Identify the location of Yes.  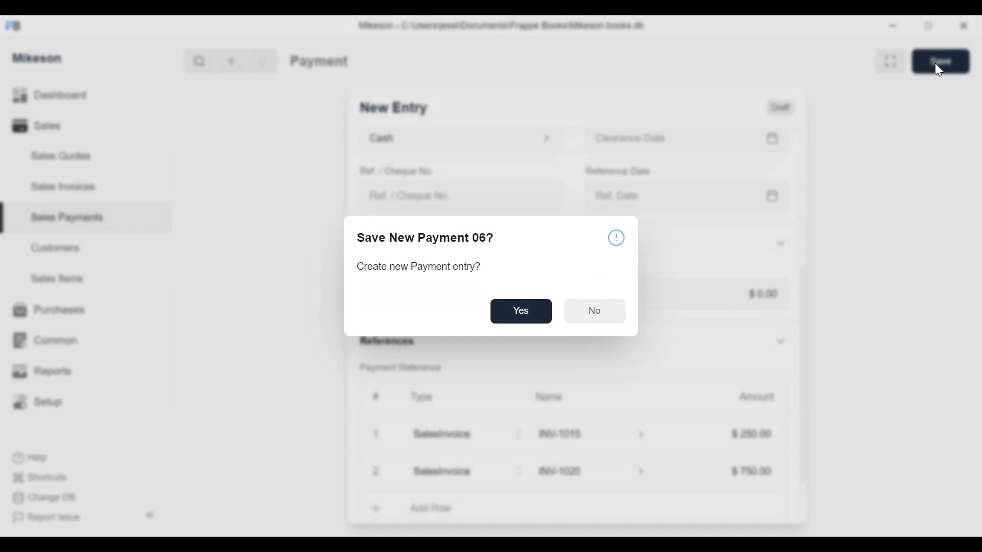
(525, 312).